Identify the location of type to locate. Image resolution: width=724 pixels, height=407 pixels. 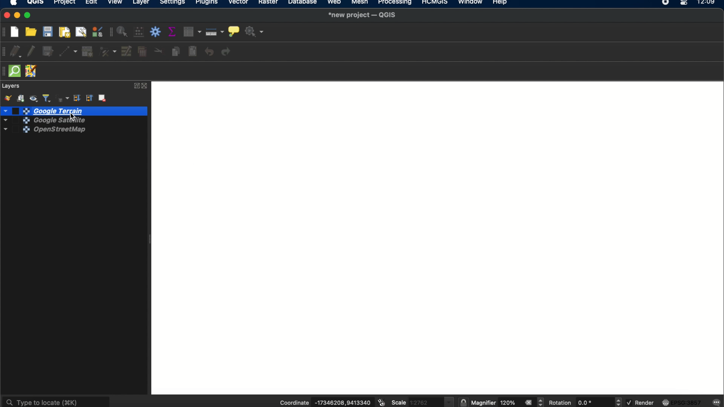
(57, 401).